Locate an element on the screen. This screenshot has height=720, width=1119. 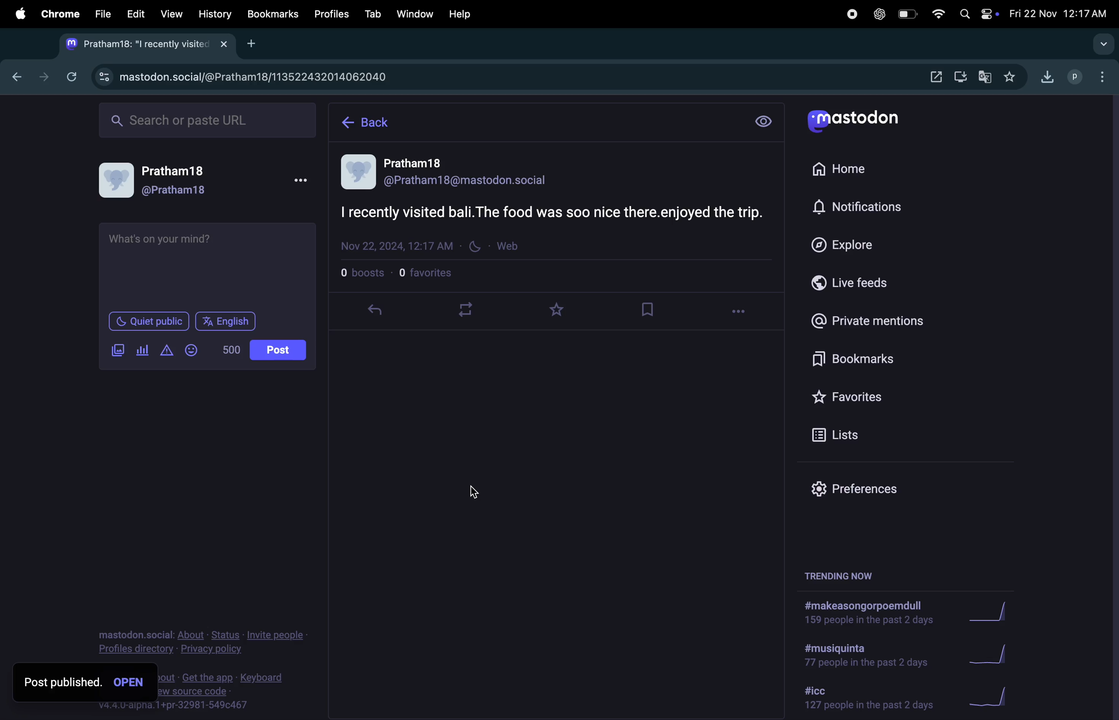
notifications is located at coordinates (851, 205).